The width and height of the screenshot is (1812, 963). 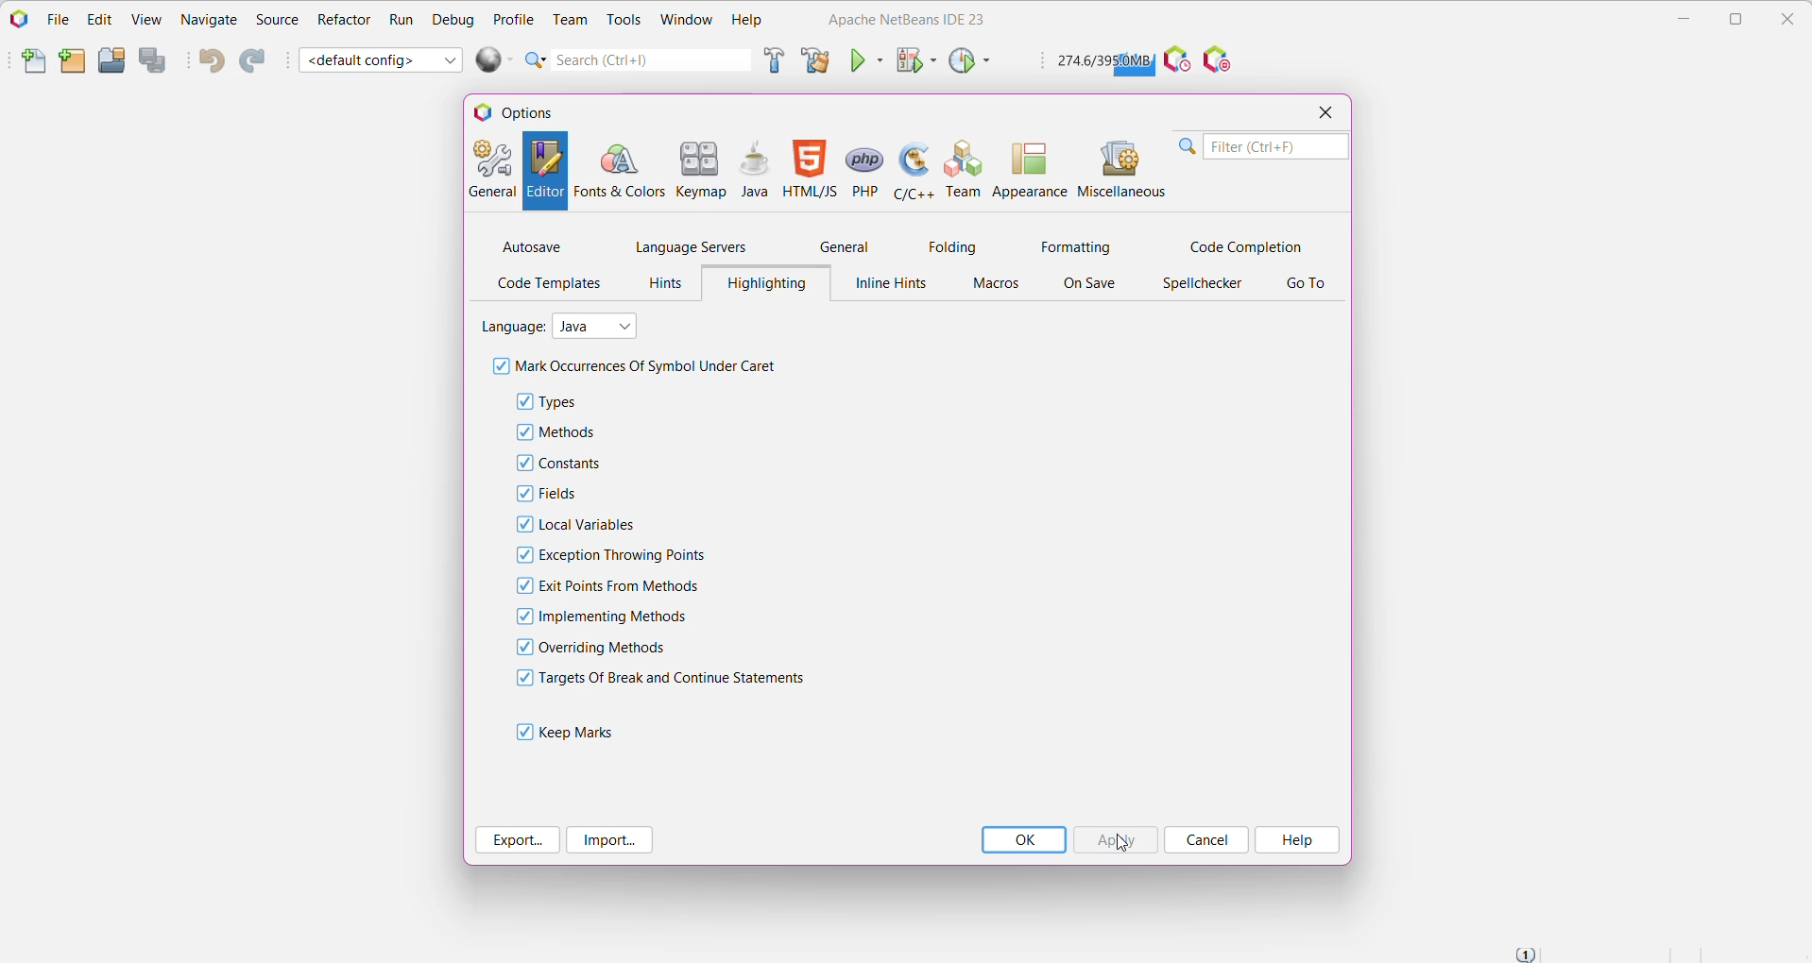 I want to click on Export, so click(x=517, y=840).